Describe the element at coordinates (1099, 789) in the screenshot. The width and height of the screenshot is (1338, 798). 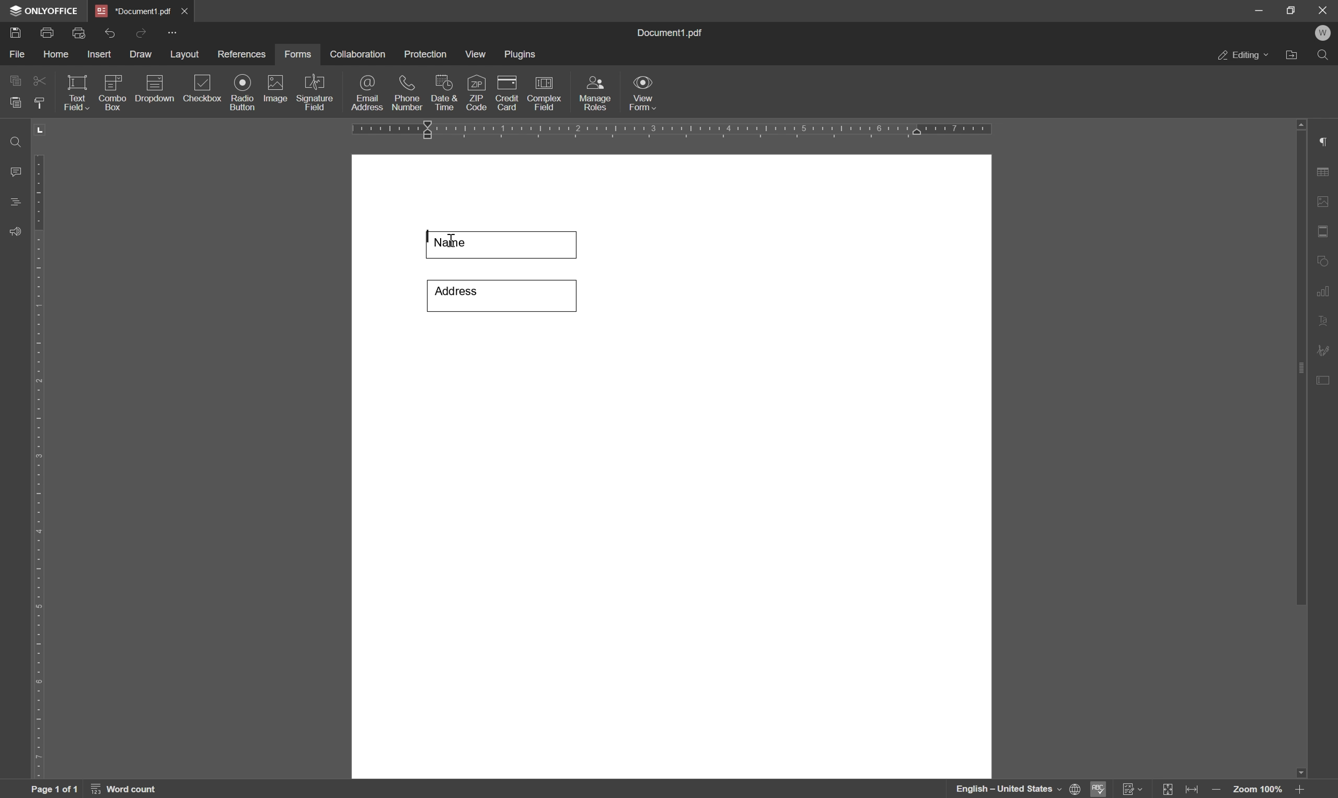
I see `spell checking` at that location.